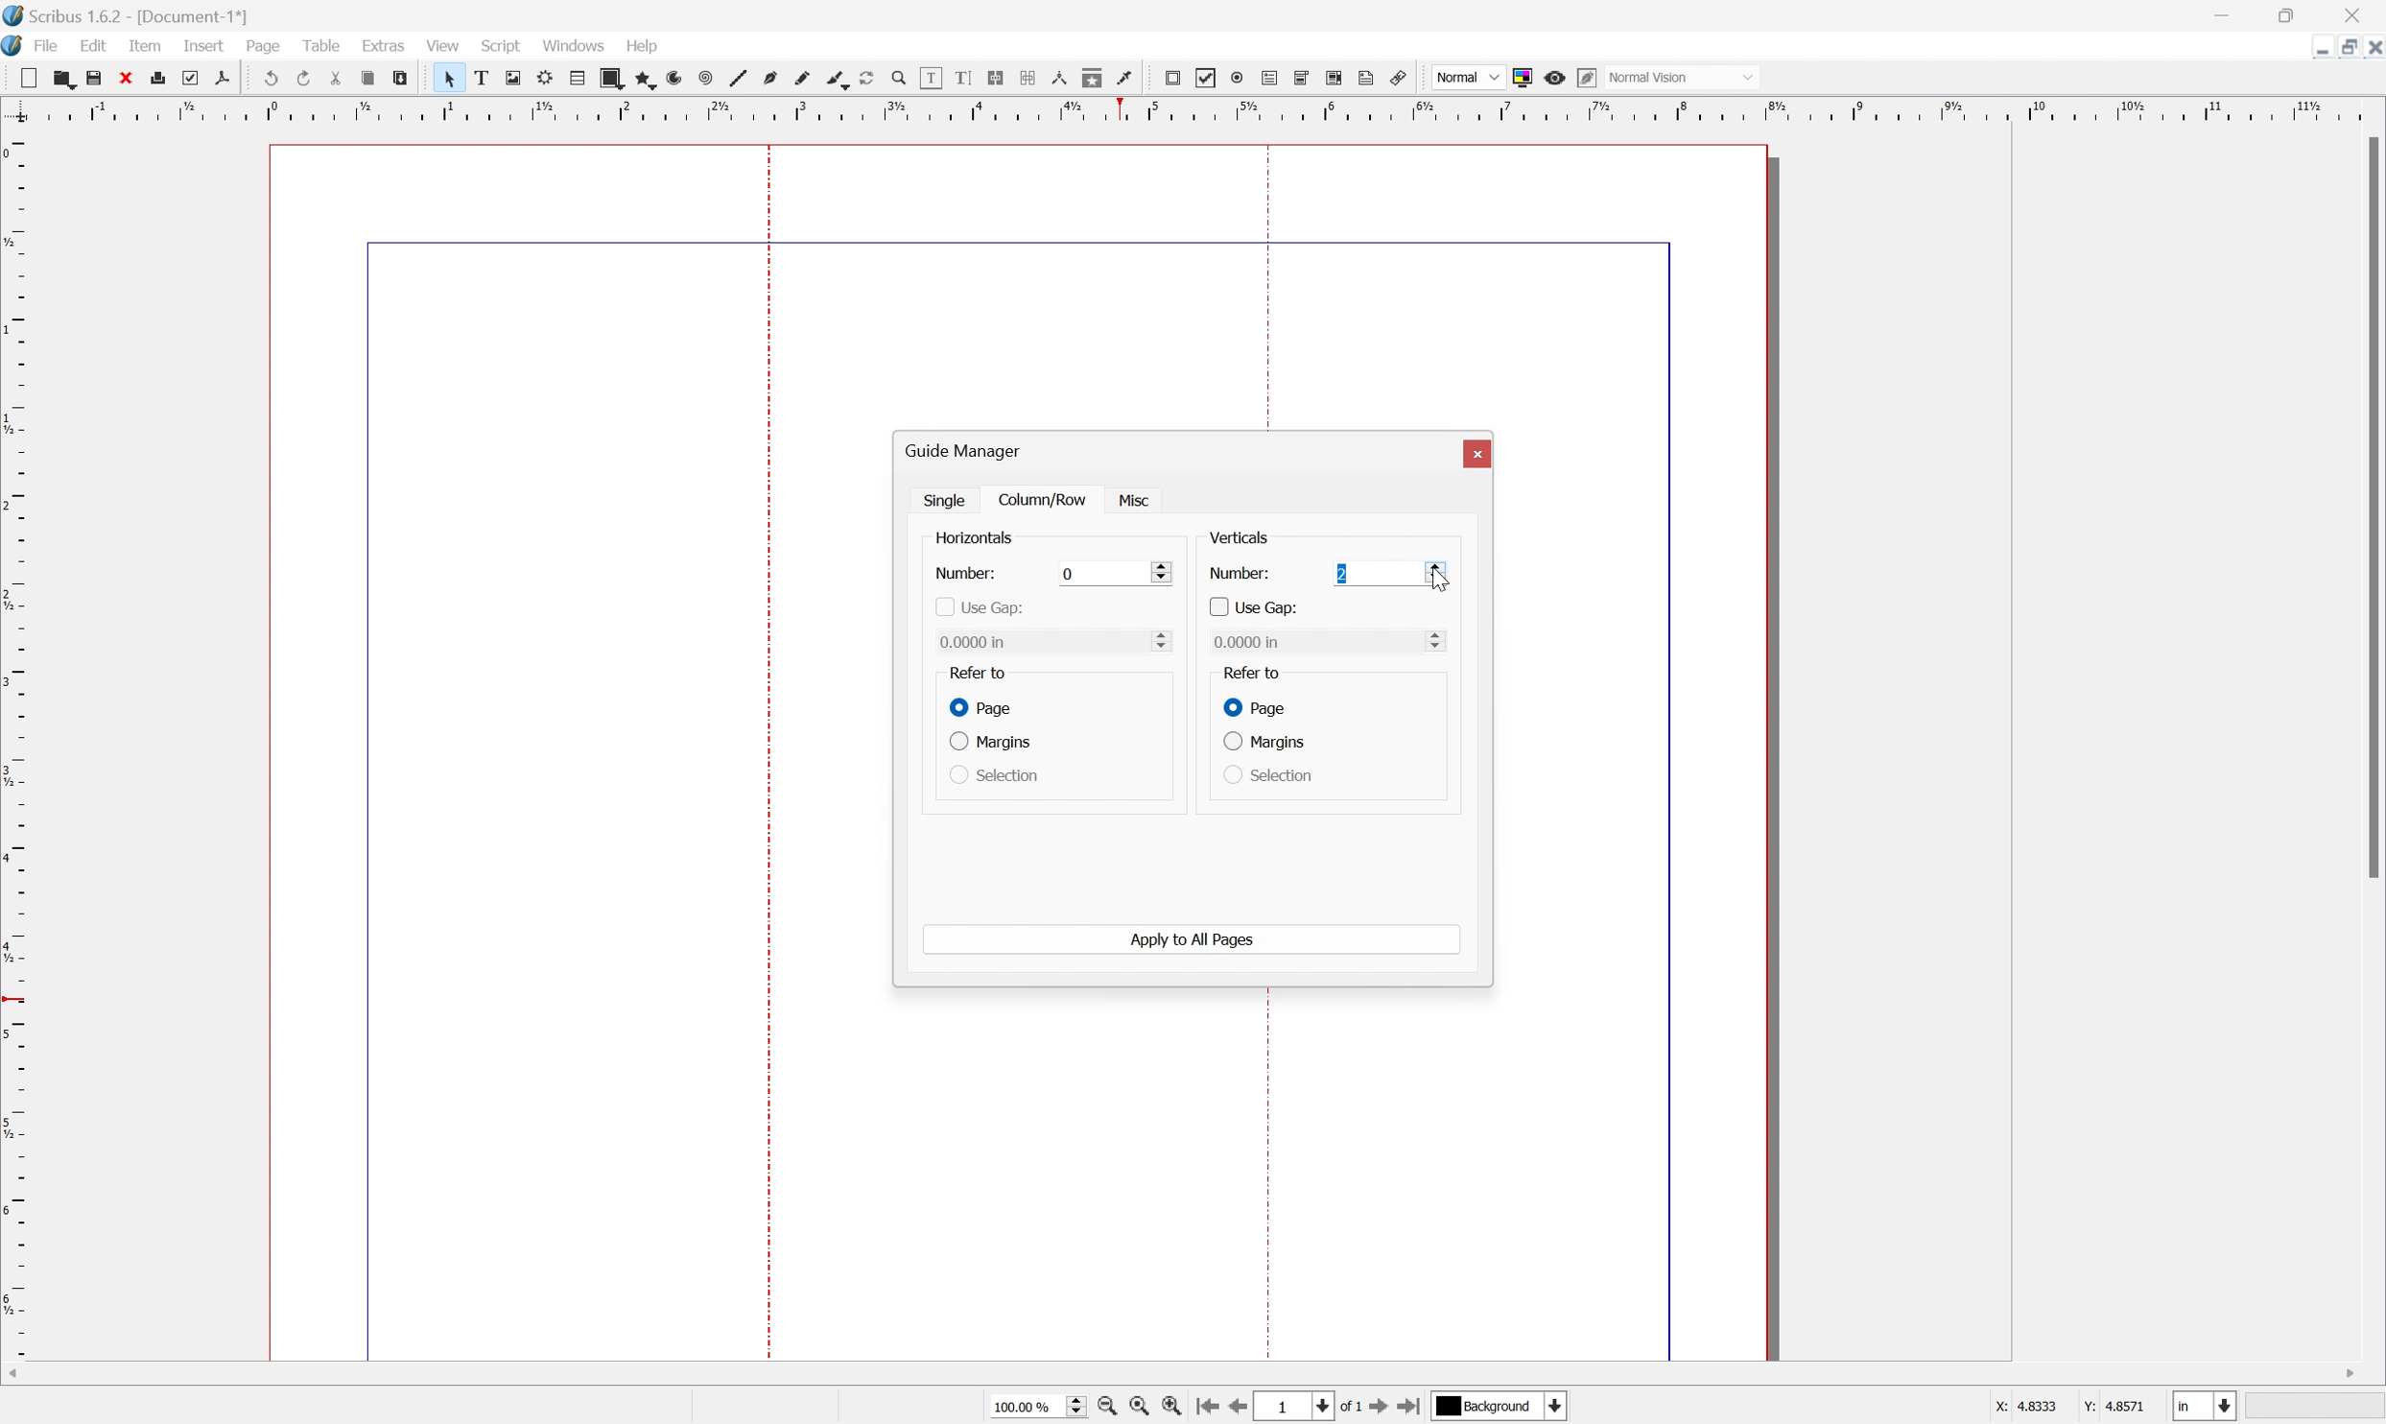 The height and width of the screenshot is (1424, 2386). I want to click on preflight verifier, so click(200, 79).